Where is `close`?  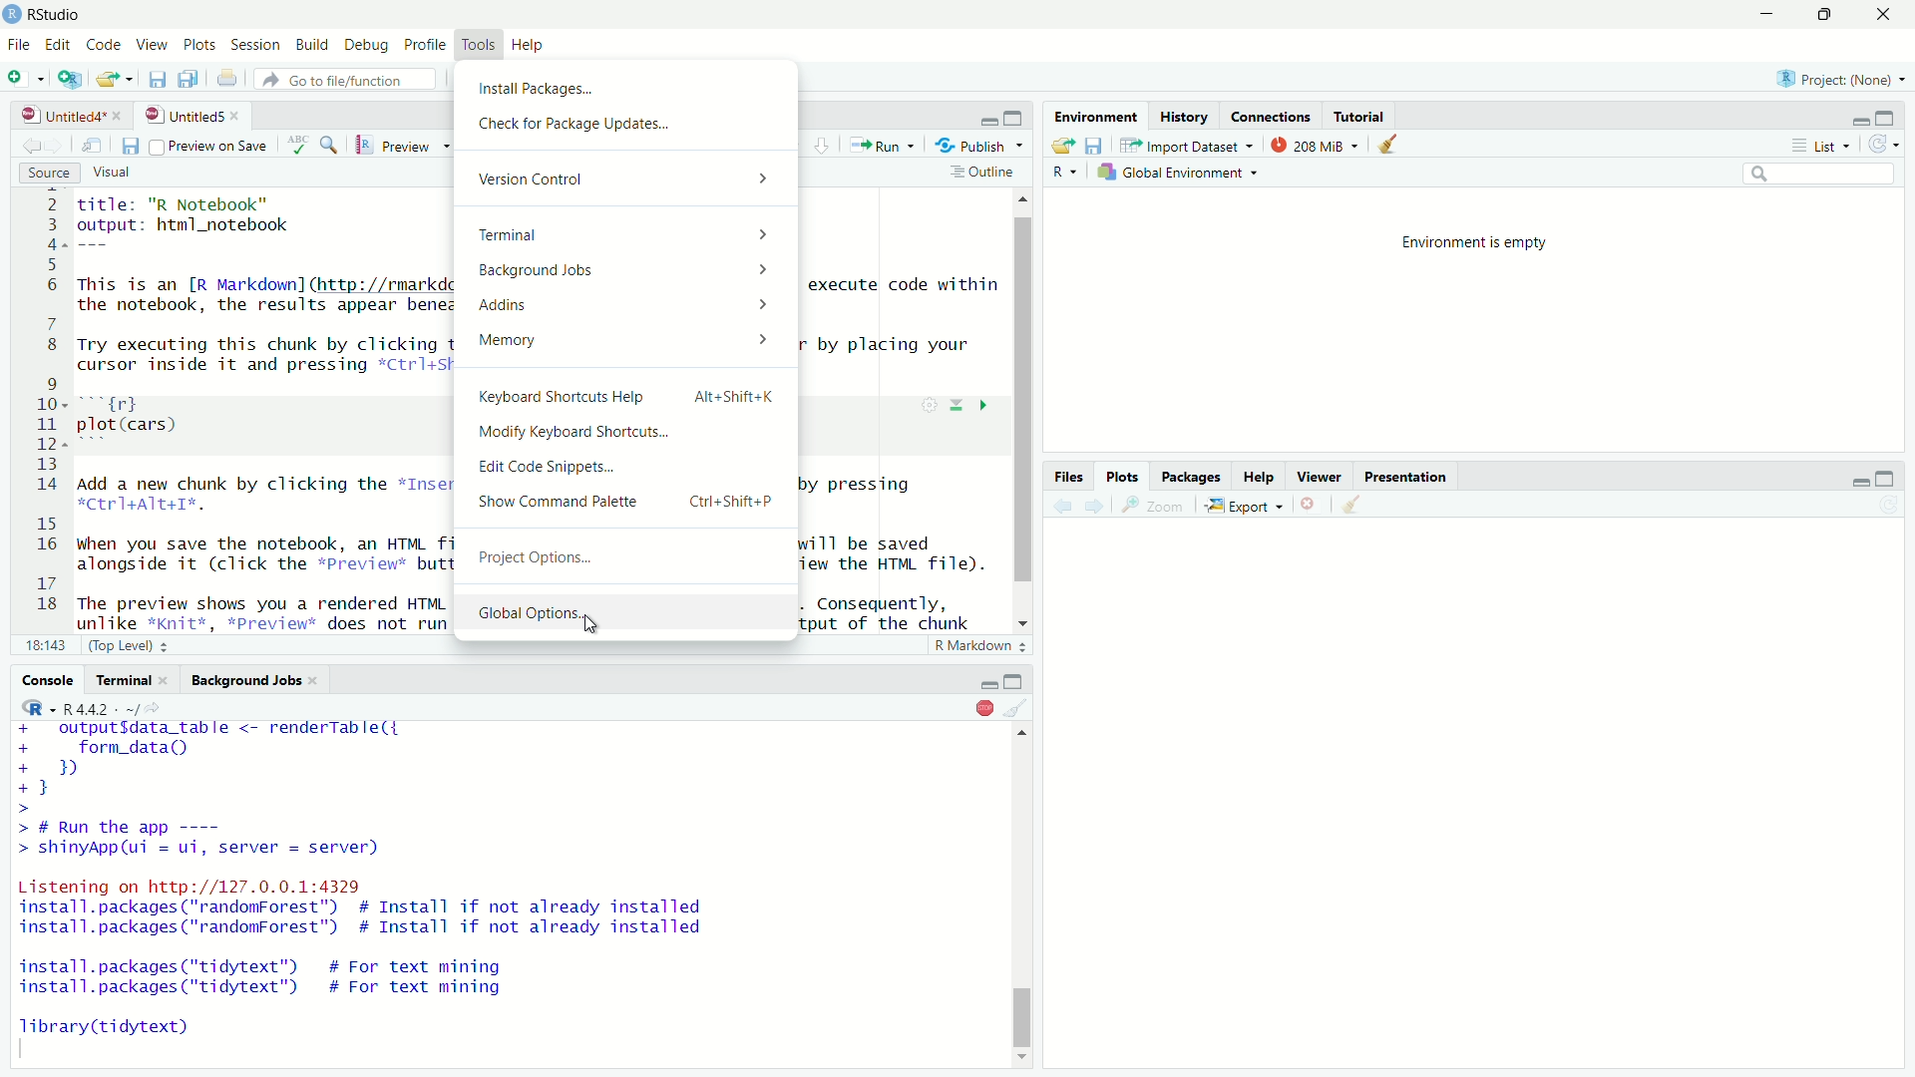 close is located at coordinates (121, 116).